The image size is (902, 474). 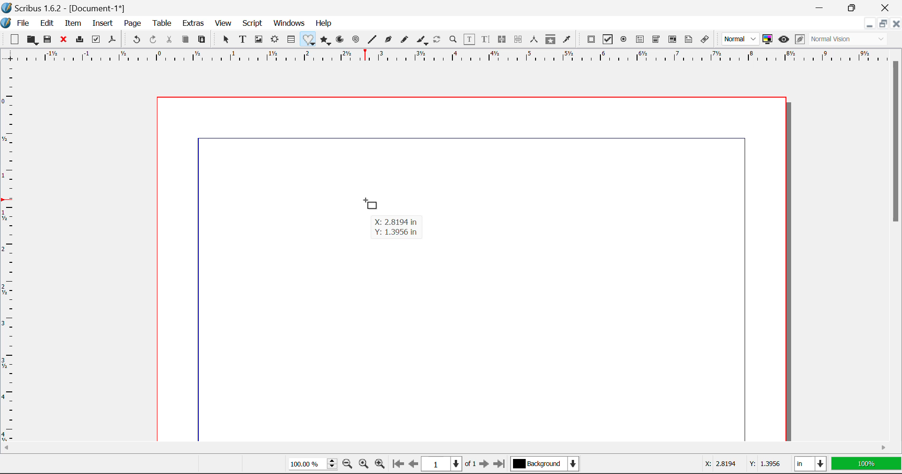 I want to click on Edit Contents in Frame, so click(x=470, y=39).